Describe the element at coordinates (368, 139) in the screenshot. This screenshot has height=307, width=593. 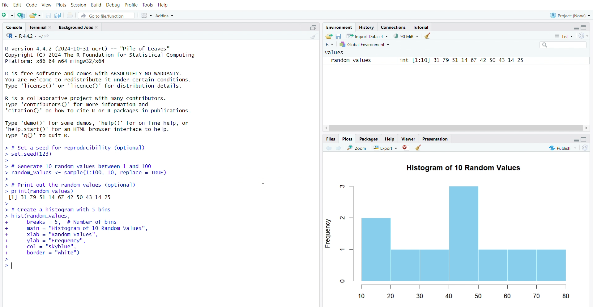
I see `packages` at that location.